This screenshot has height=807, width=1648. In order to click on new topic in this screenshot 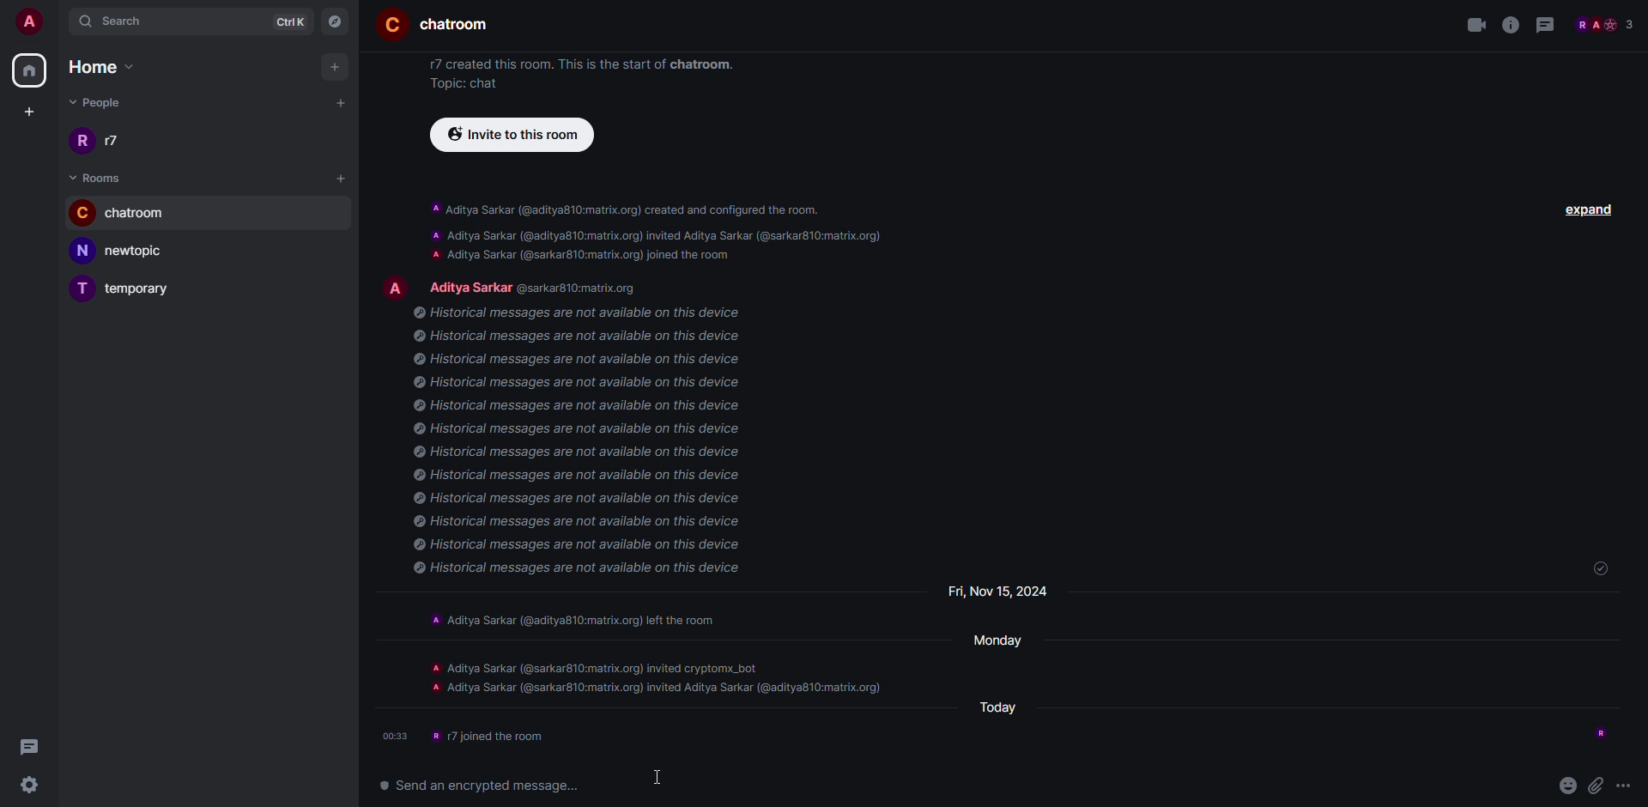, I will do `click(127, 250)`.